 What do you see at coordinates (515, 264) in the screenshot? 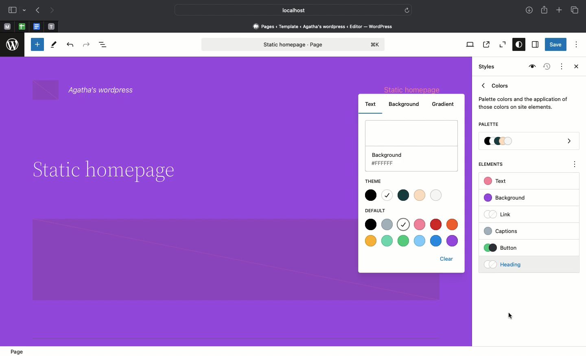
I see `Headings` at bounding box center [515, 264].